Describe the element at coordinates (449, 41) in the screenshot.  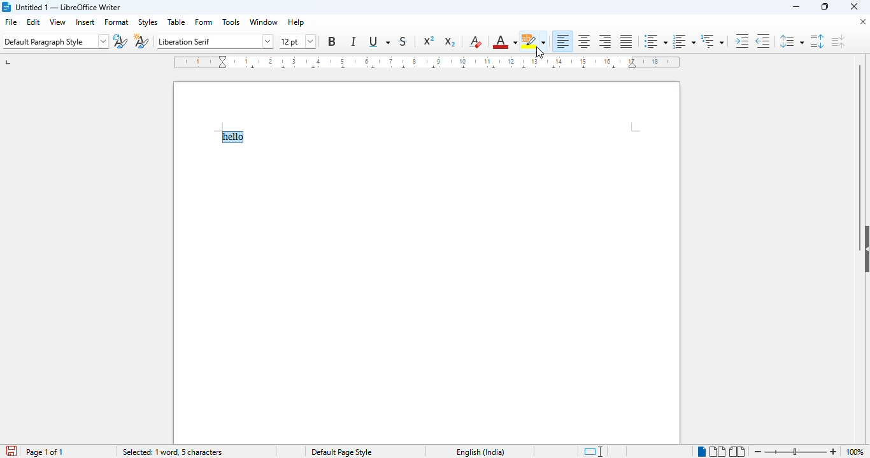
I see `subscript` at that location.